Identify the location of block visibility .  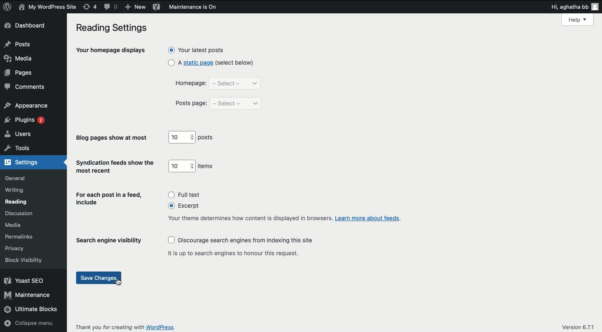
(23, 260).